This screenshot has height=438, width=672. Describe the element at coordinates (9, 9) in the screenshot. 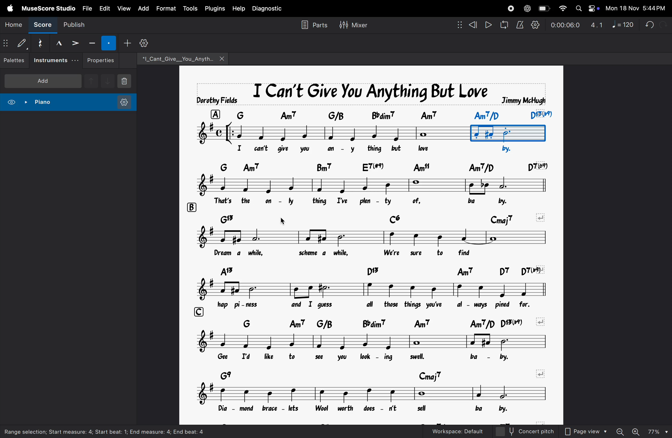

I see `apple menu` at that location.